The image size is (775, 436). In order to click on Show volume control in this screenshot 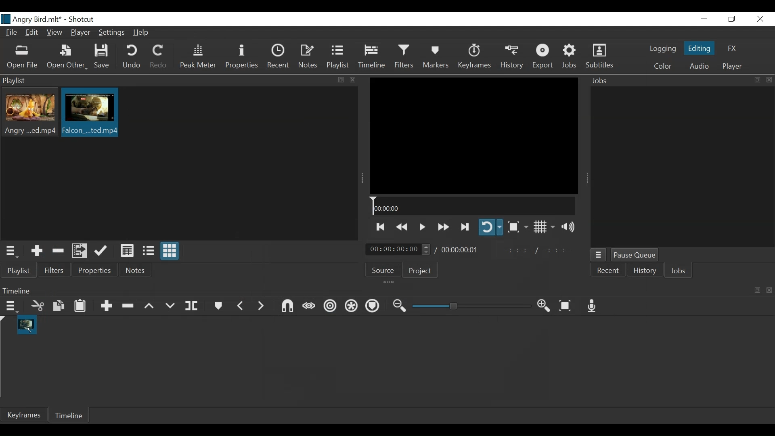, I will do `click(571, 227)`.